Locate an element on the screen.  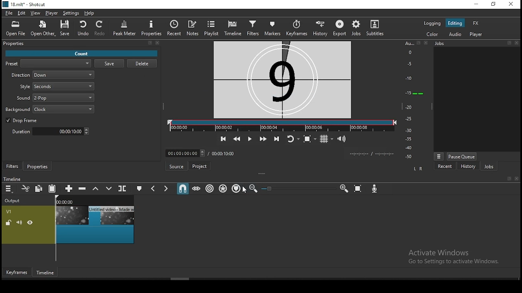
properties is located at coordinates (151, 28).